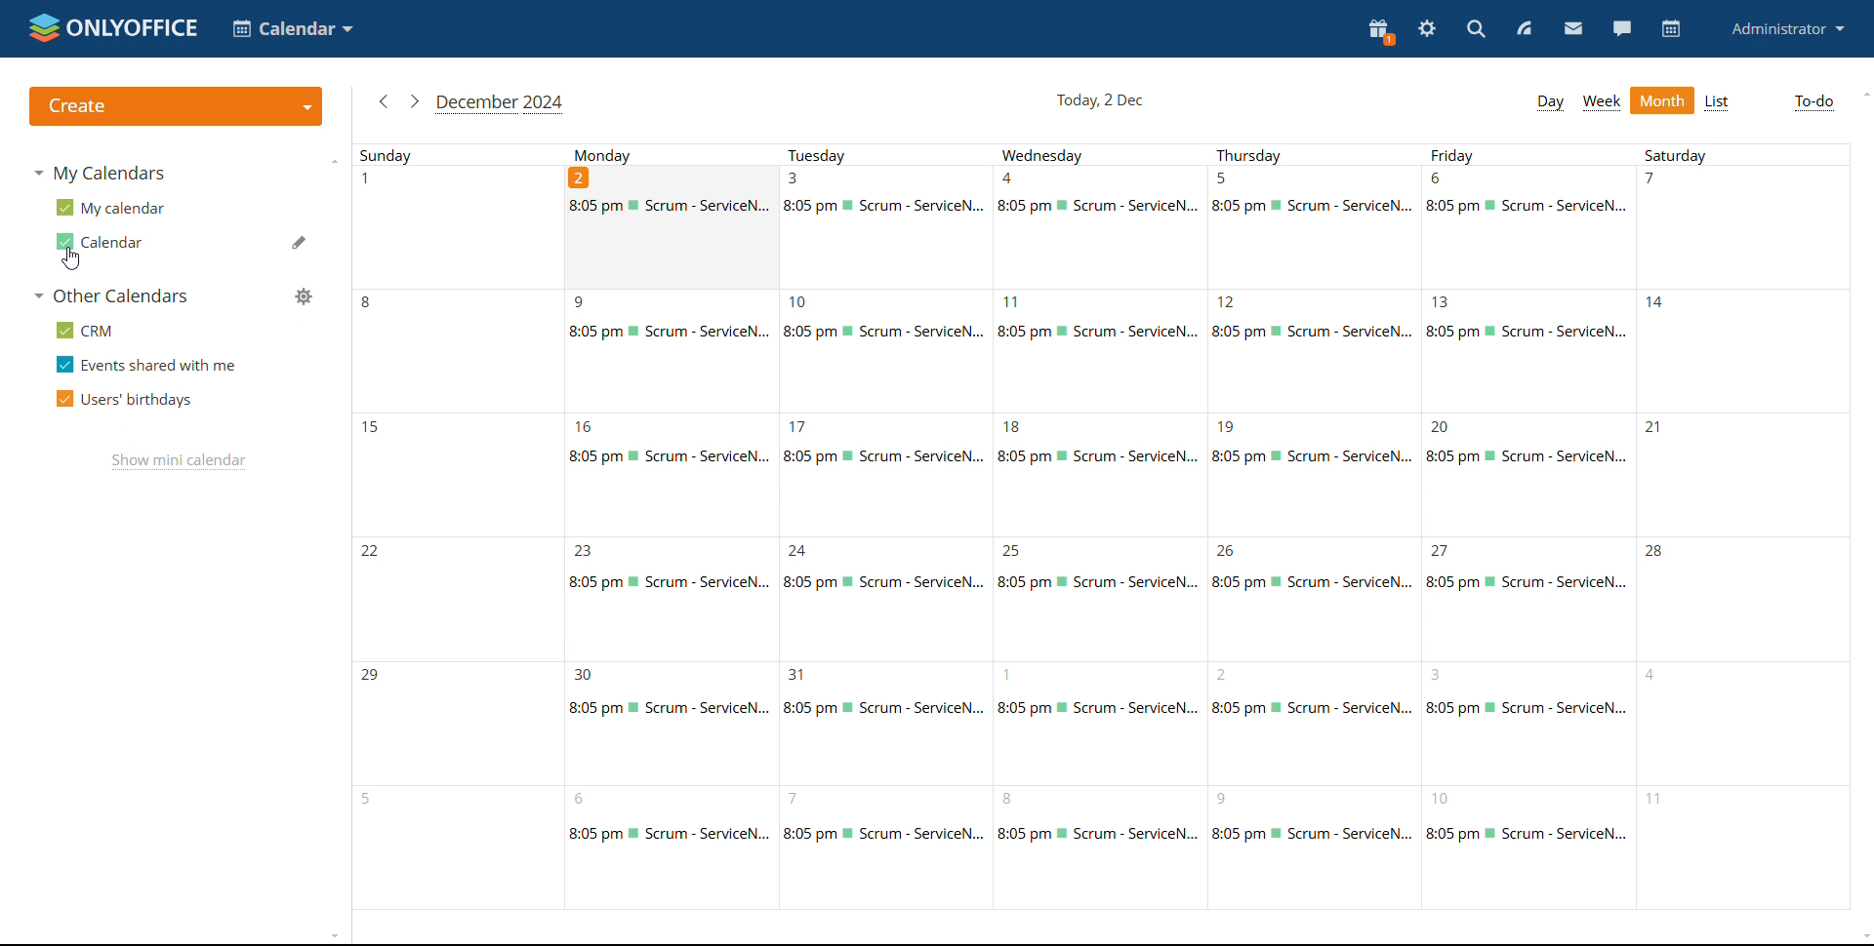  I want to click on 16, so click(672, 471).